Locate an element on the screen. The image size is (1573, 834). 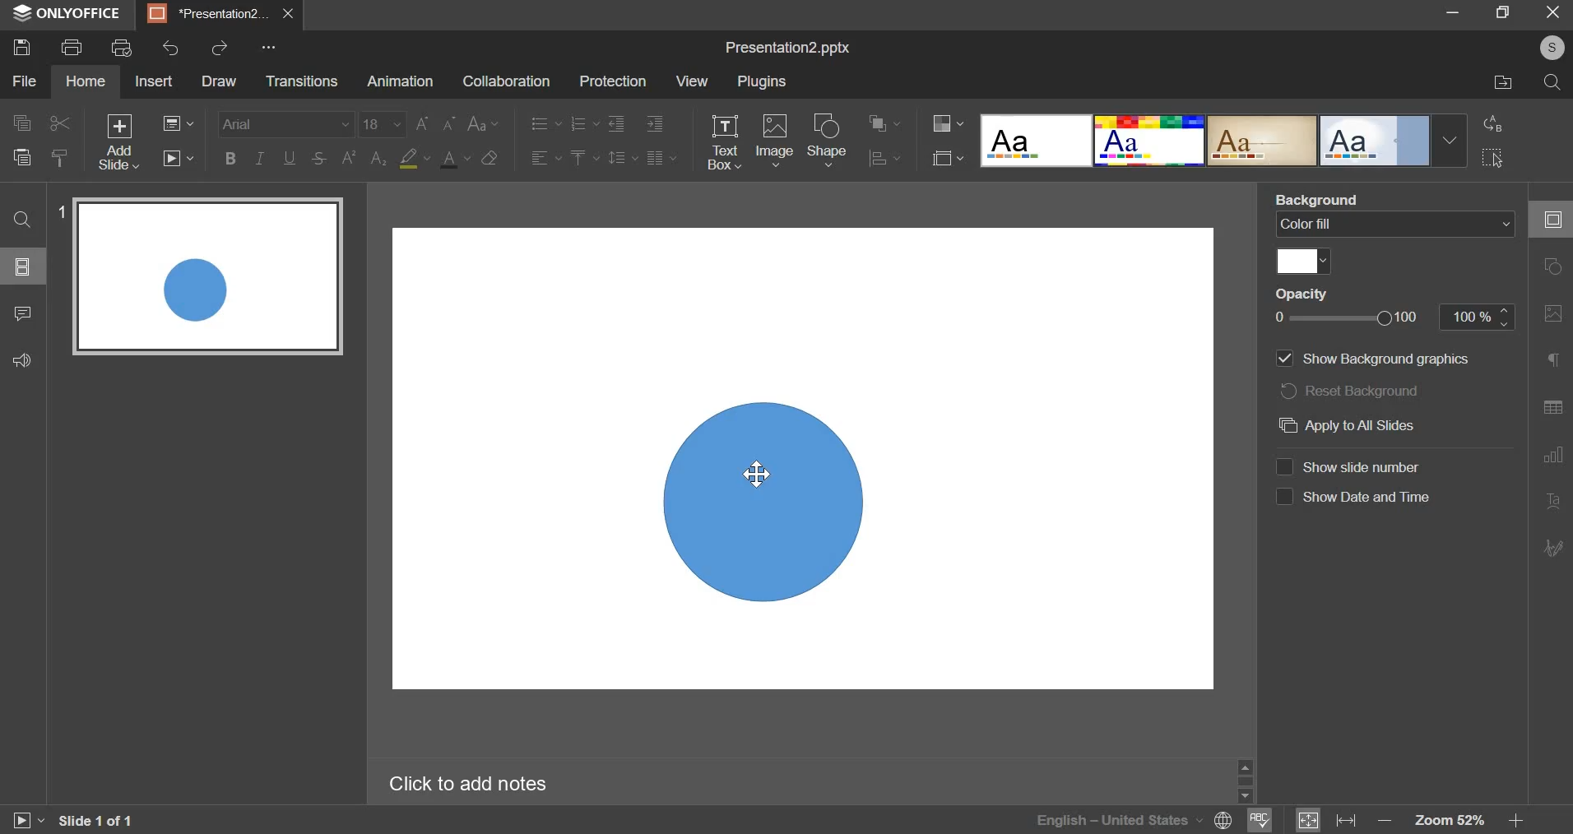
minimize is located at coordinates (1450, 13).